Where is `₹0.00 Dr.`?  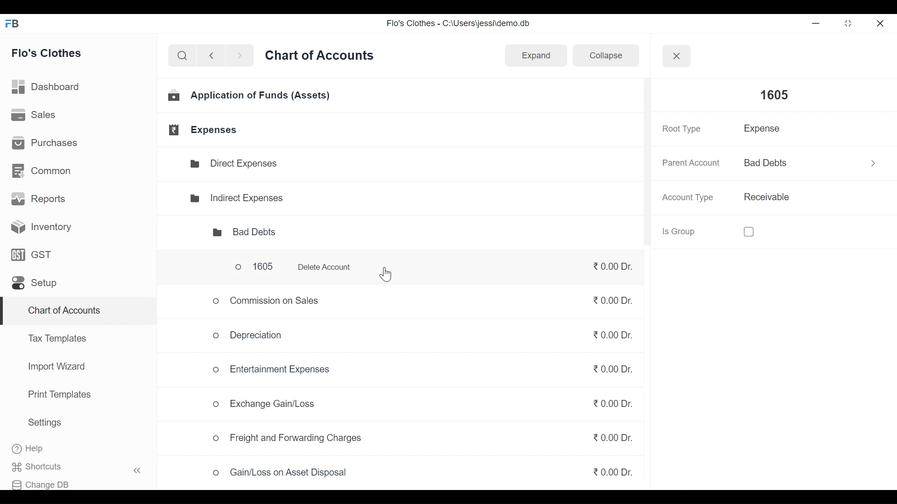 ₹0.00 Dr. is located at coordinates (608, 437).